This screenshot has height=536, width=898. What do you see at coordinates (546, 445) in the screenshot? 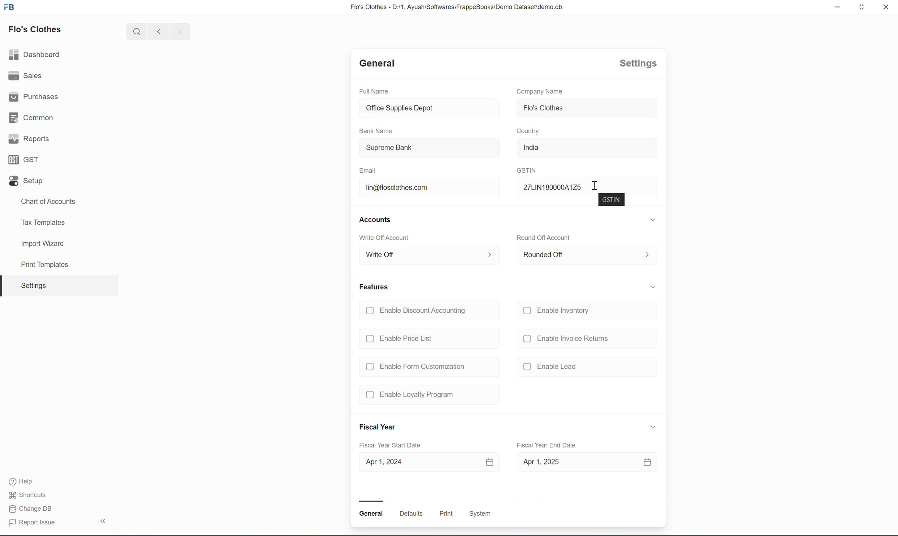
I see `Fiscal Year End Date` at bounding box center [546, 445].